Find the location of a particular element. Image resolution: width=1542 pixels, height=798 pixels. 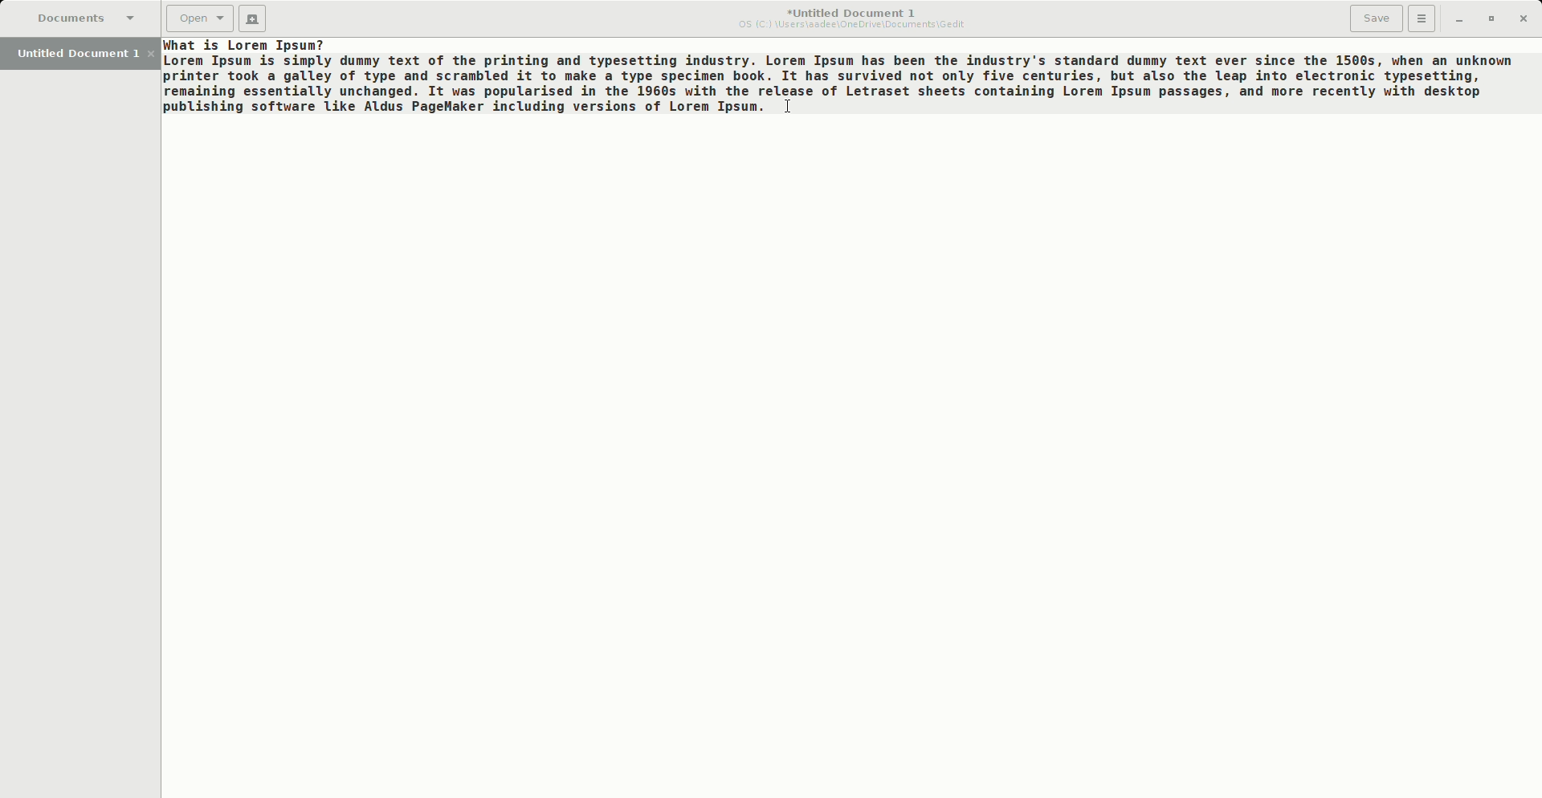

Open is located at coordinates (200, 18).